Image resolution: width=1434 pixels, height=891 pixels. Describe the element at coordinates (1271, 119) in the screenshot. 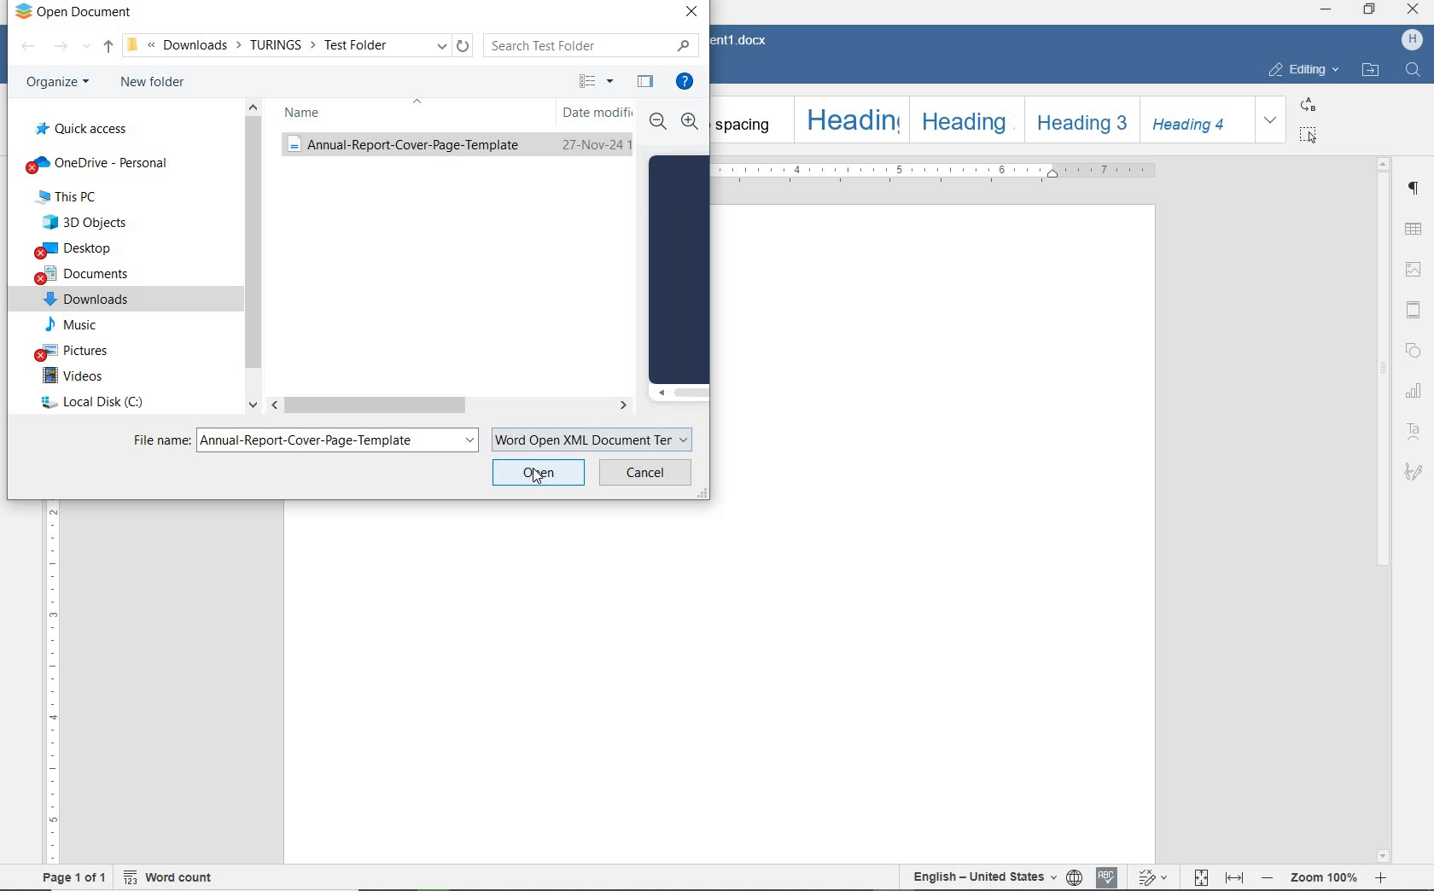

I see `expand` at that location.